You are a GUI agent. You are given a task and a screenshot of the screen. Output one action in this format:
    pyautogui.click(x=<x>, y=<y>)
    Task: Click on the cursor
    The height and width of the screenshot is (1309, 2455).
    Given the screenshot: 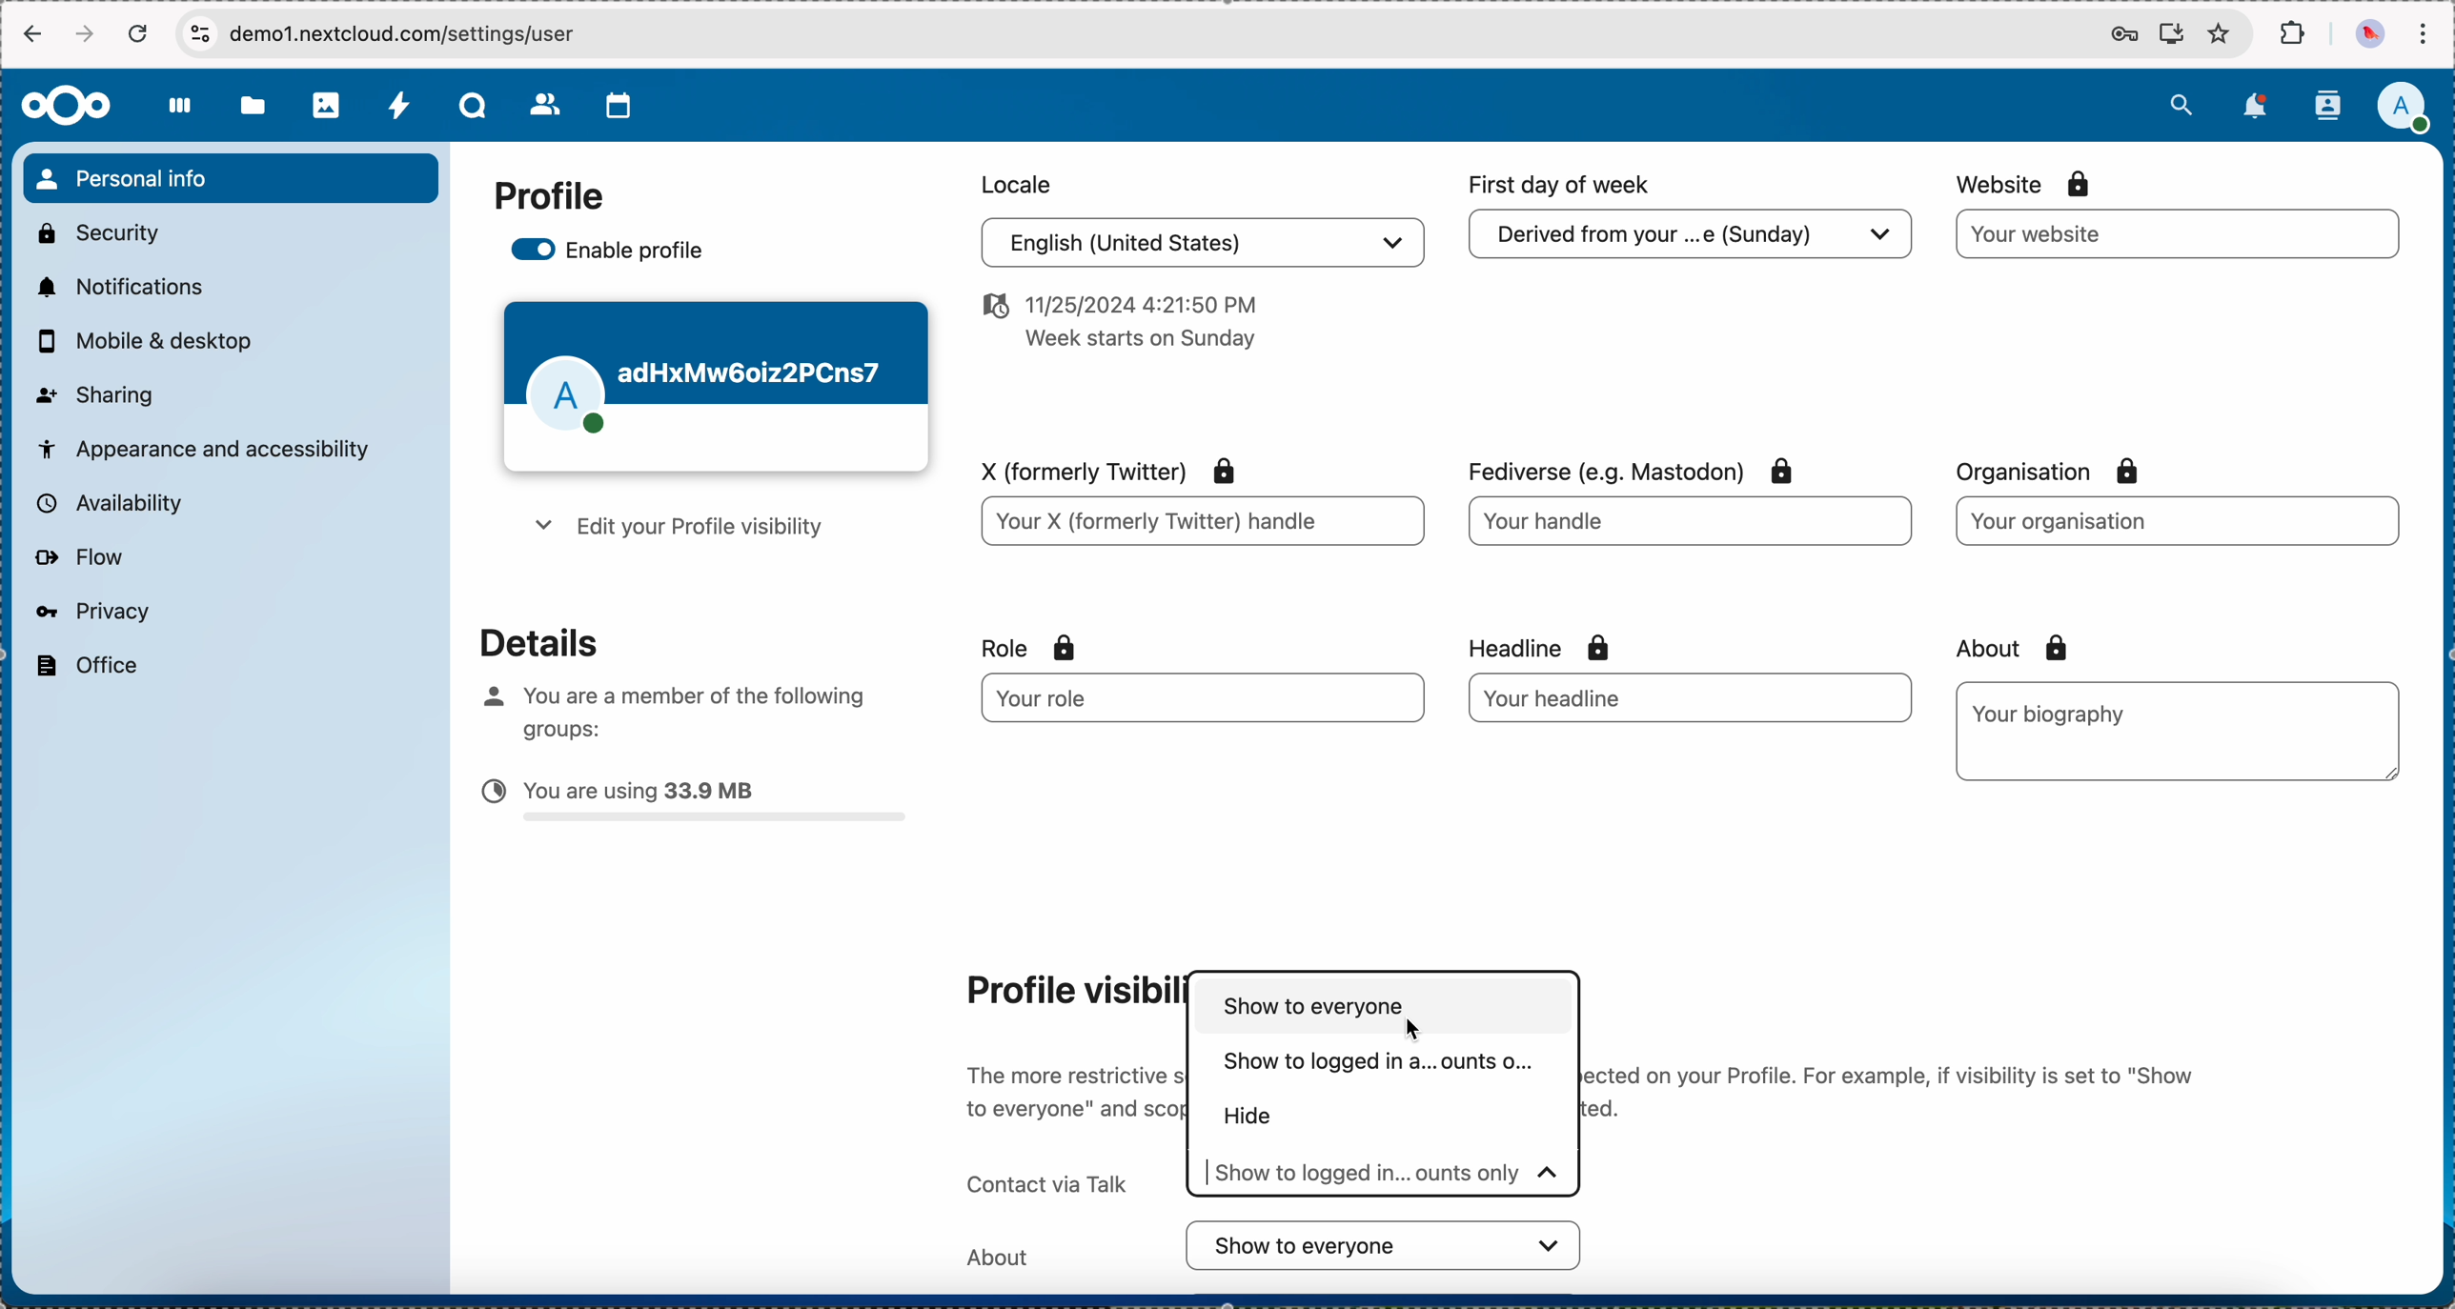 What is the action you would take?
    pyautogui.click(x=1420, y=1030)
    